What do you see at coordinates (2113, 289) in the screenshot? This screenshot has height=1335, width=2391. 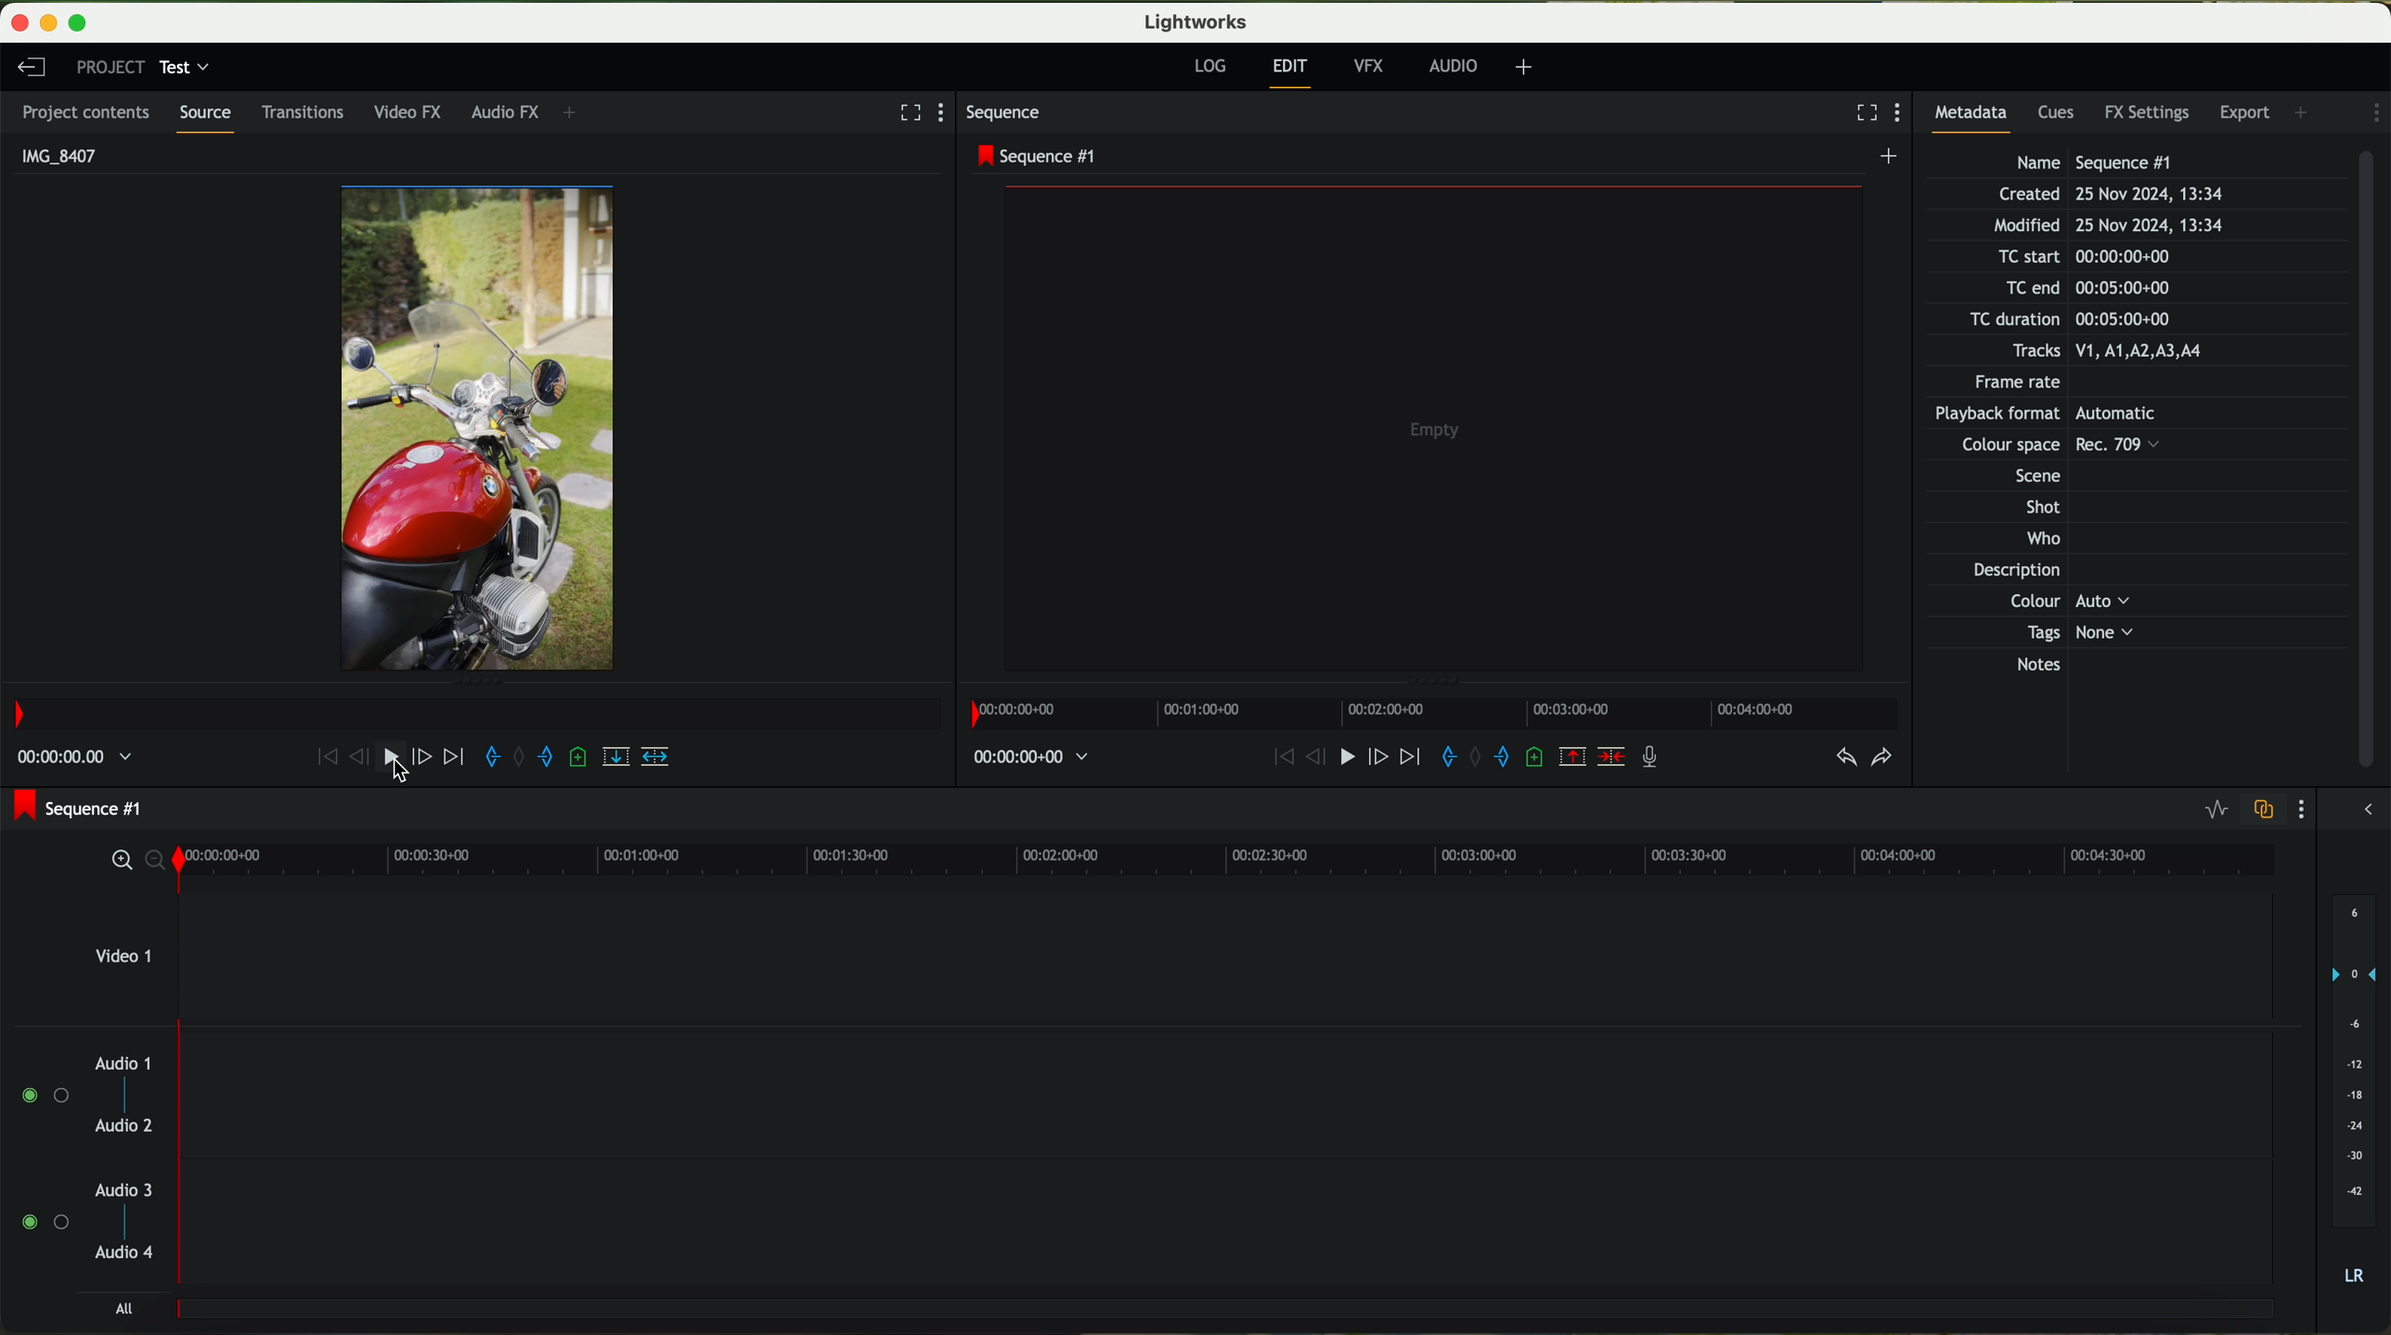 I see `TC end` at bounding box center [2113, 289].